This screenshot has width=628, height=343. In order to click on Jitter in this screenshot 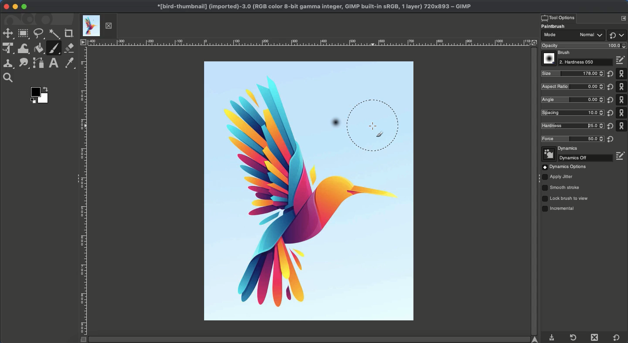, I will do `click(558, 178)`.